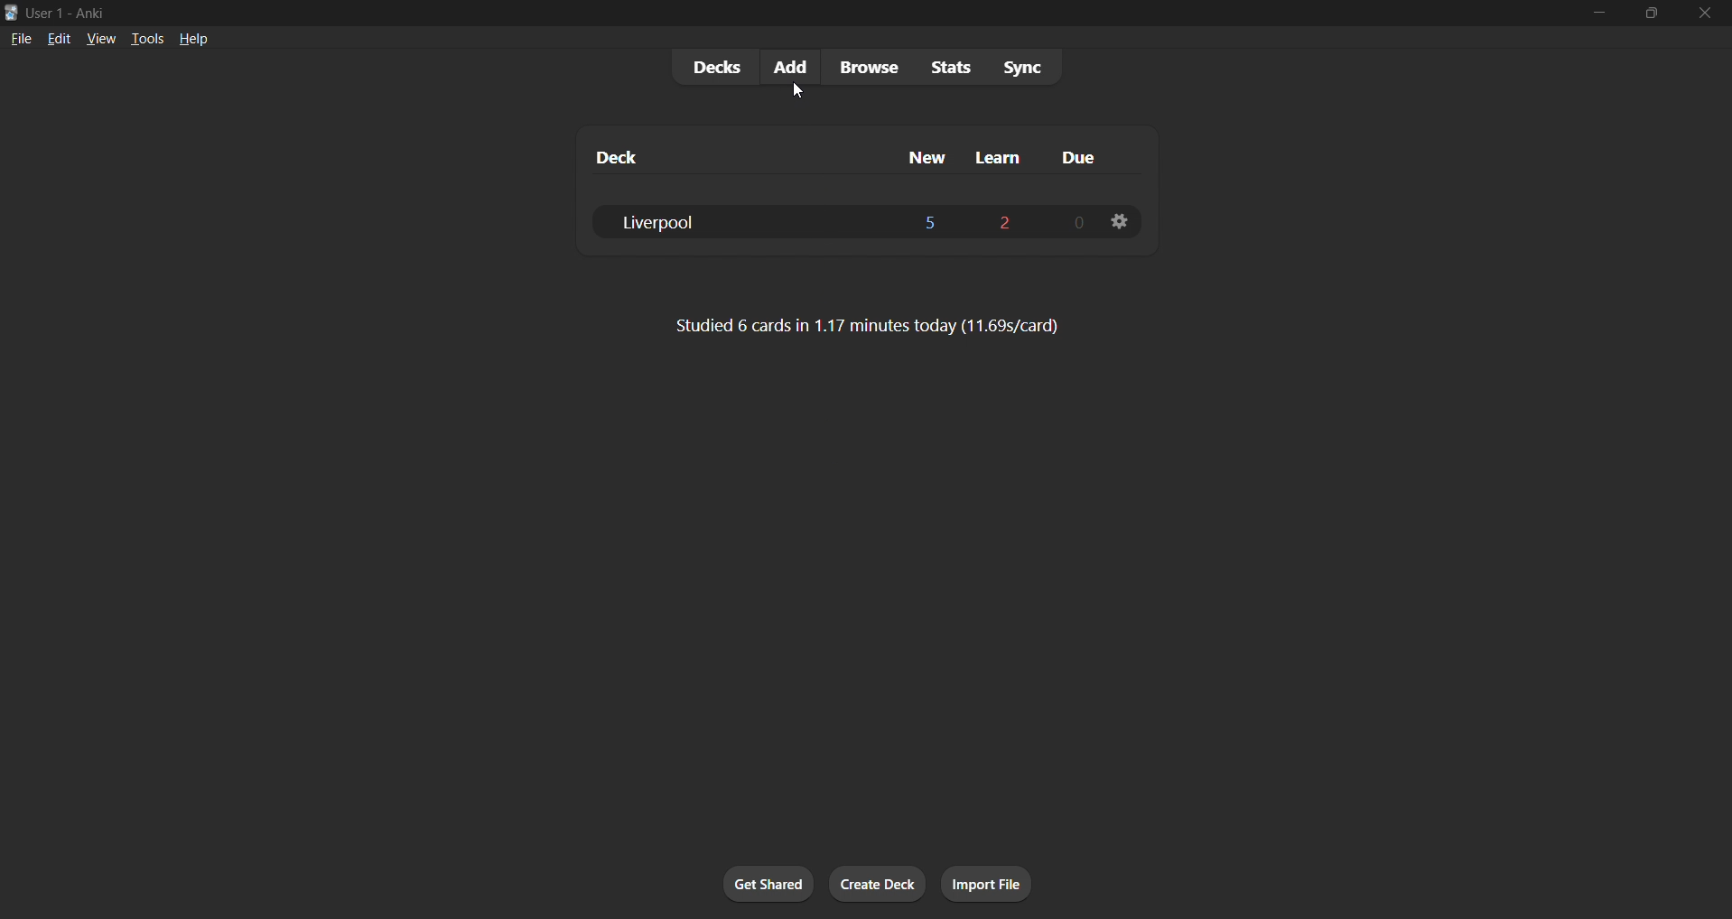  Describe the element at coordinates (795, 92) in the screenshot. I see `cursor` at that location.